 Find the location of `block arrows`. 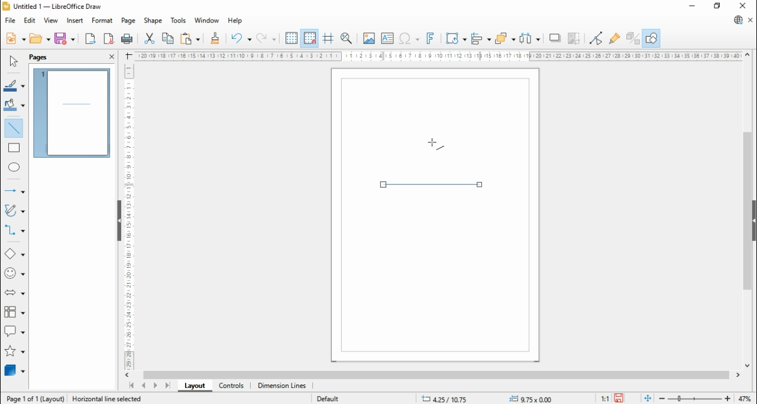

block arrows is located at coordinates (14, 293).